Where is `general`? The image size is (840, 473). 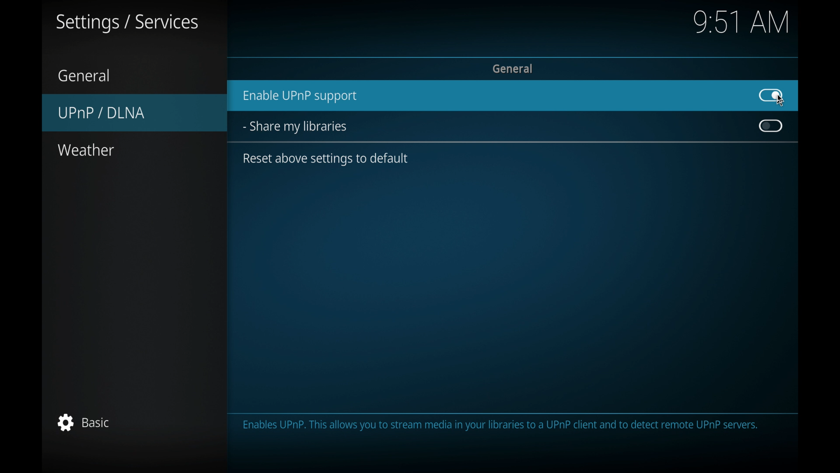
general is located at coordinates (513, 69).